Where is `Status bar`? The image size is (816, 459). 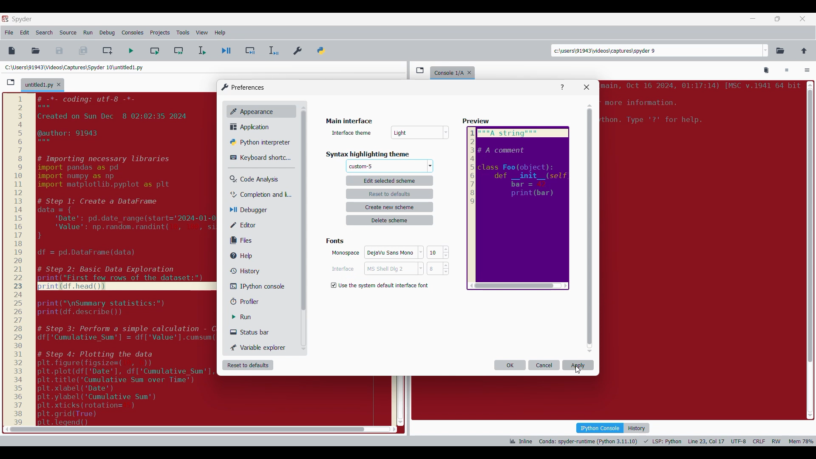 Status bar is located at coordinates (253, 332).